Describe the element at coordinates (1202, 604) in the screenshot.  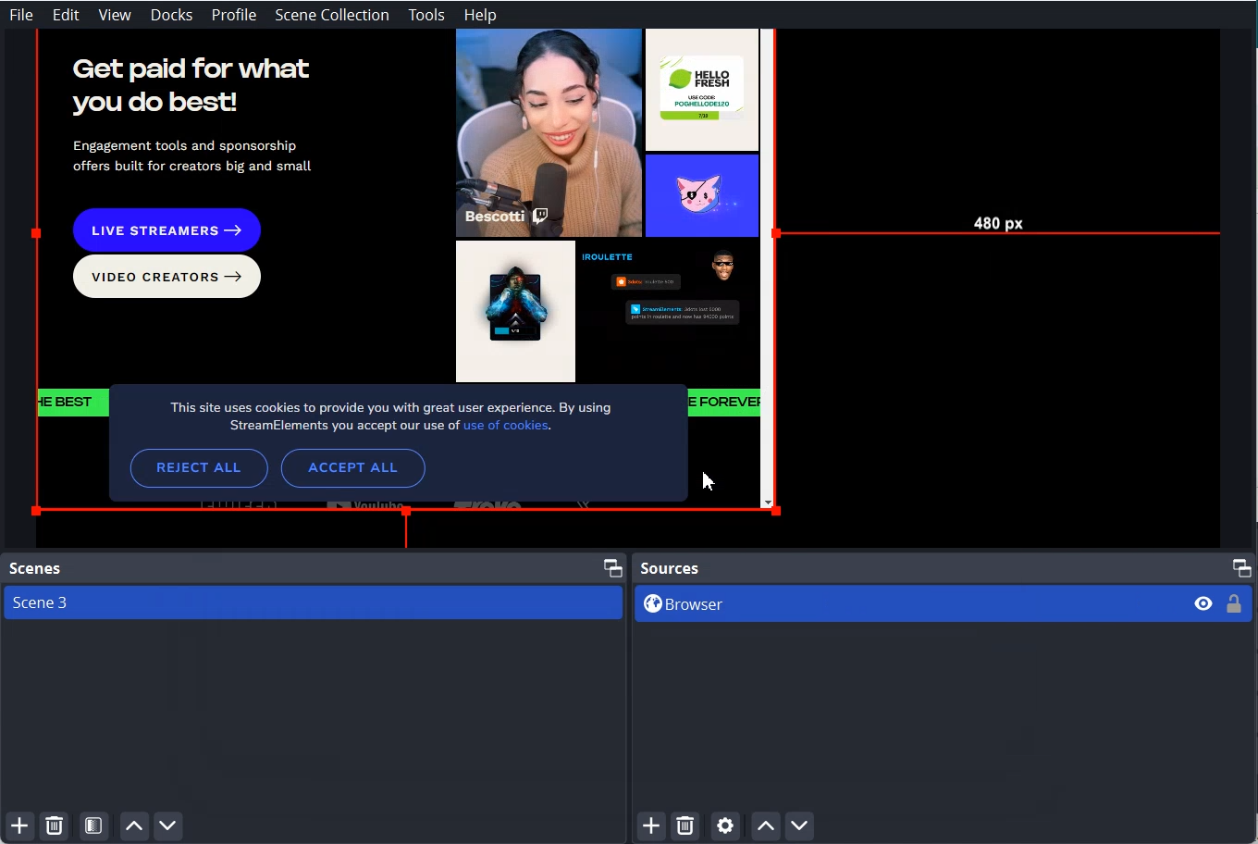
I see `Hide/Display` at that location.